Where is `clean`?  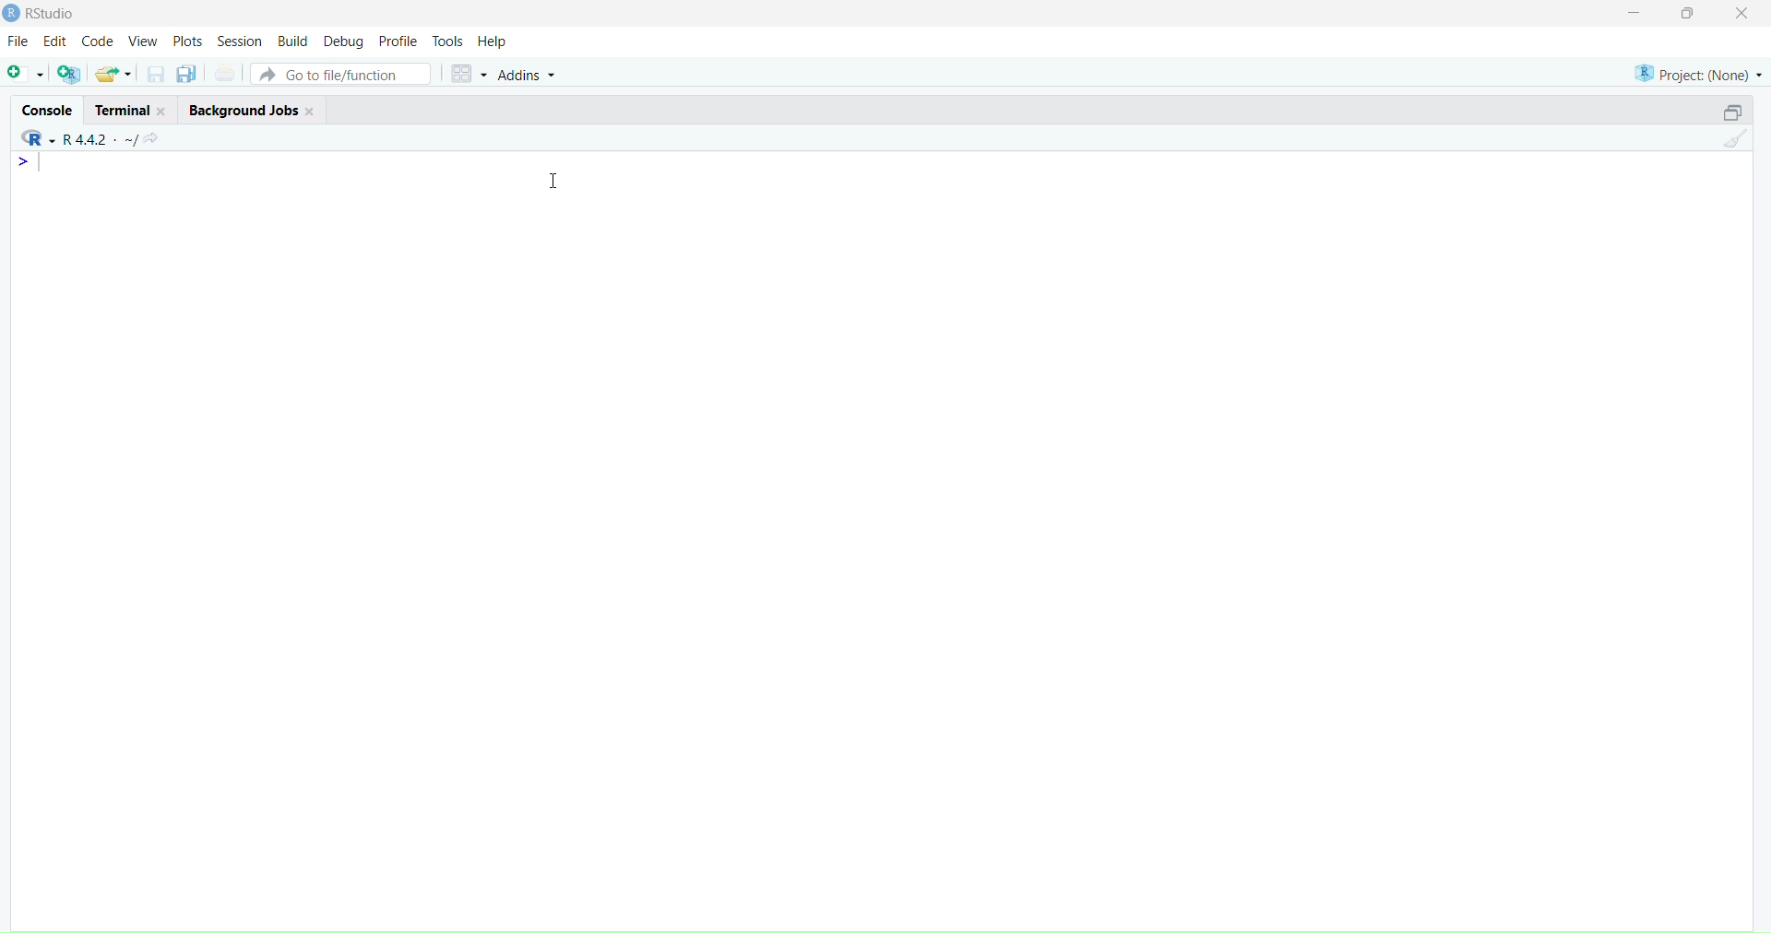
clean is located at coordinates (1736, 137).